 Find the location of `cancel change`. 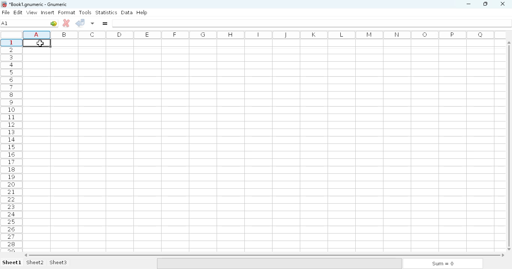

cancel change is located at coordinates (66, 23).